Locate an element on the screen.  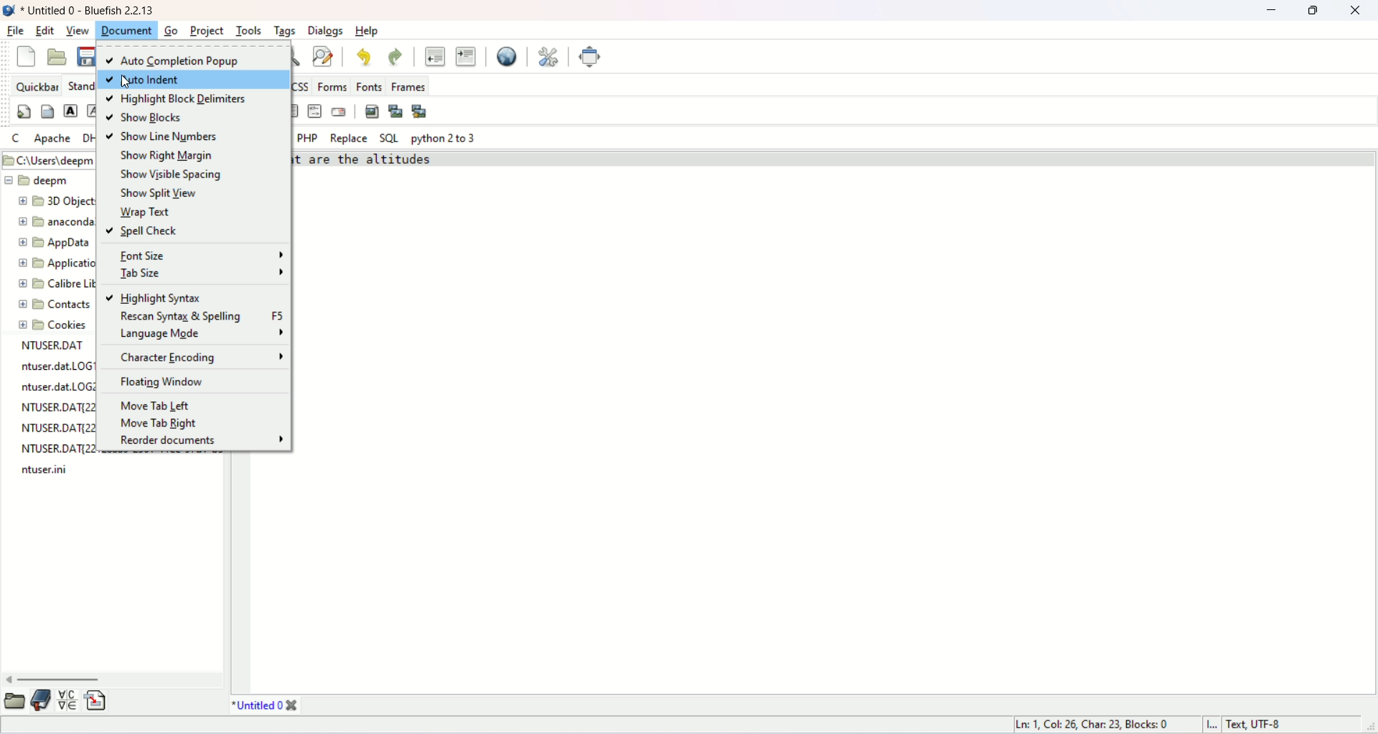
insert file is located at coordinates (98, 700).